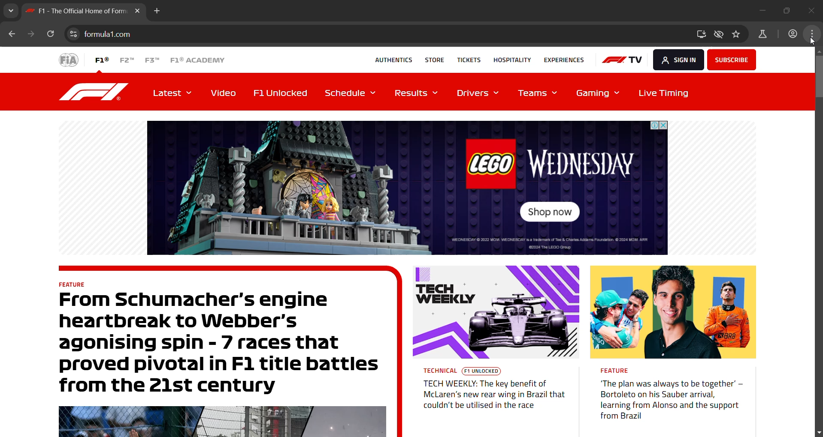  I want to click on TV, so click(622, 60).